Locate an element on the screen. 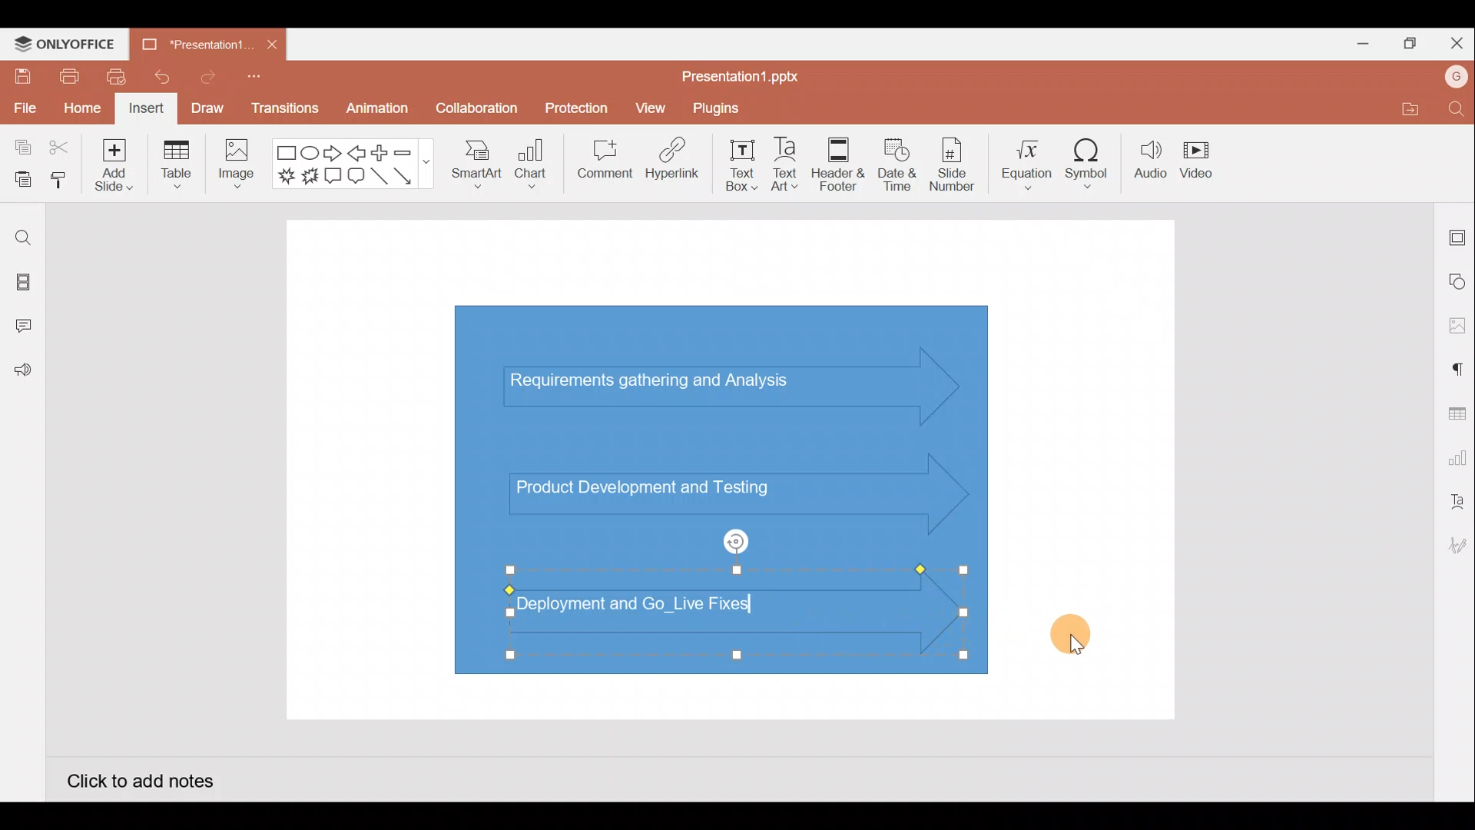  Customize quick access toolbar is located at coordinates (259, 81).